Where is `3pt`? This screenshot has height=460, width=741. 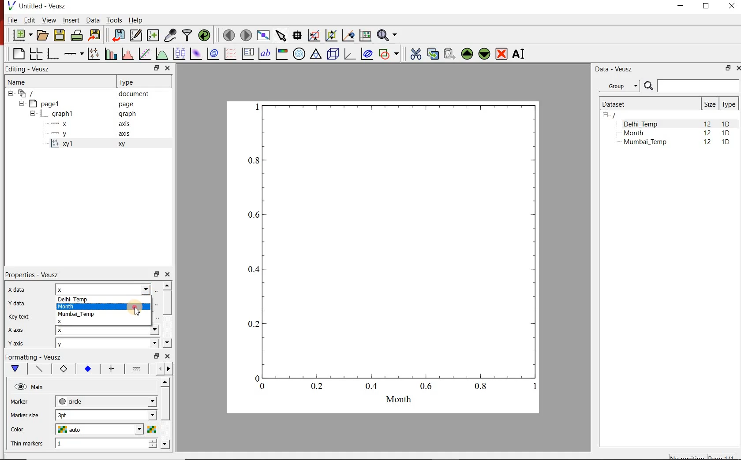
3pt is located at coordinates (106, 415).